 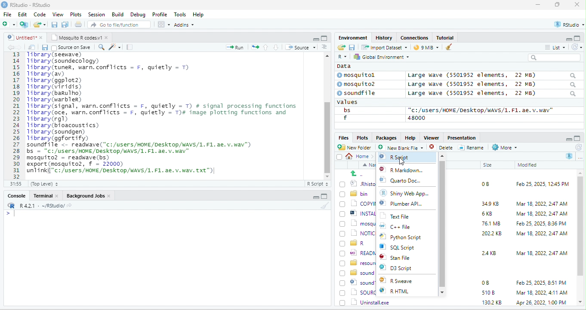 What do you see at coordinates (472, 147) in the screenshot?
I see `=] Rename` at bounding box center [472, 147].